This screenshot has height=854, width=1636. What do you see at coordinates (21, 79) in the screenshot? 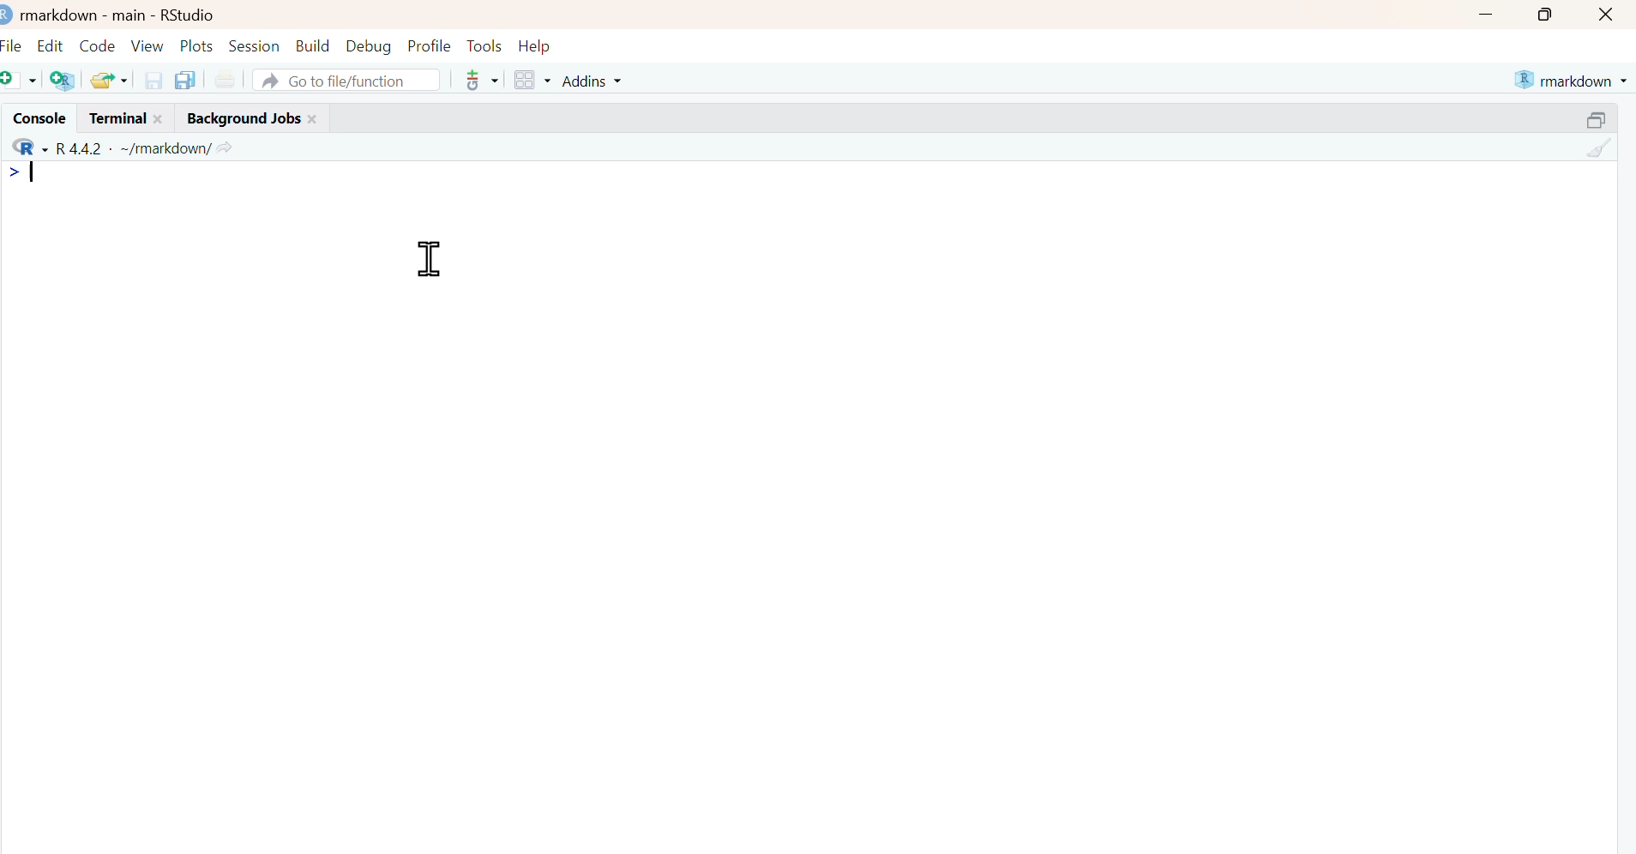
I see `new file` at bounding box center [21, 79].